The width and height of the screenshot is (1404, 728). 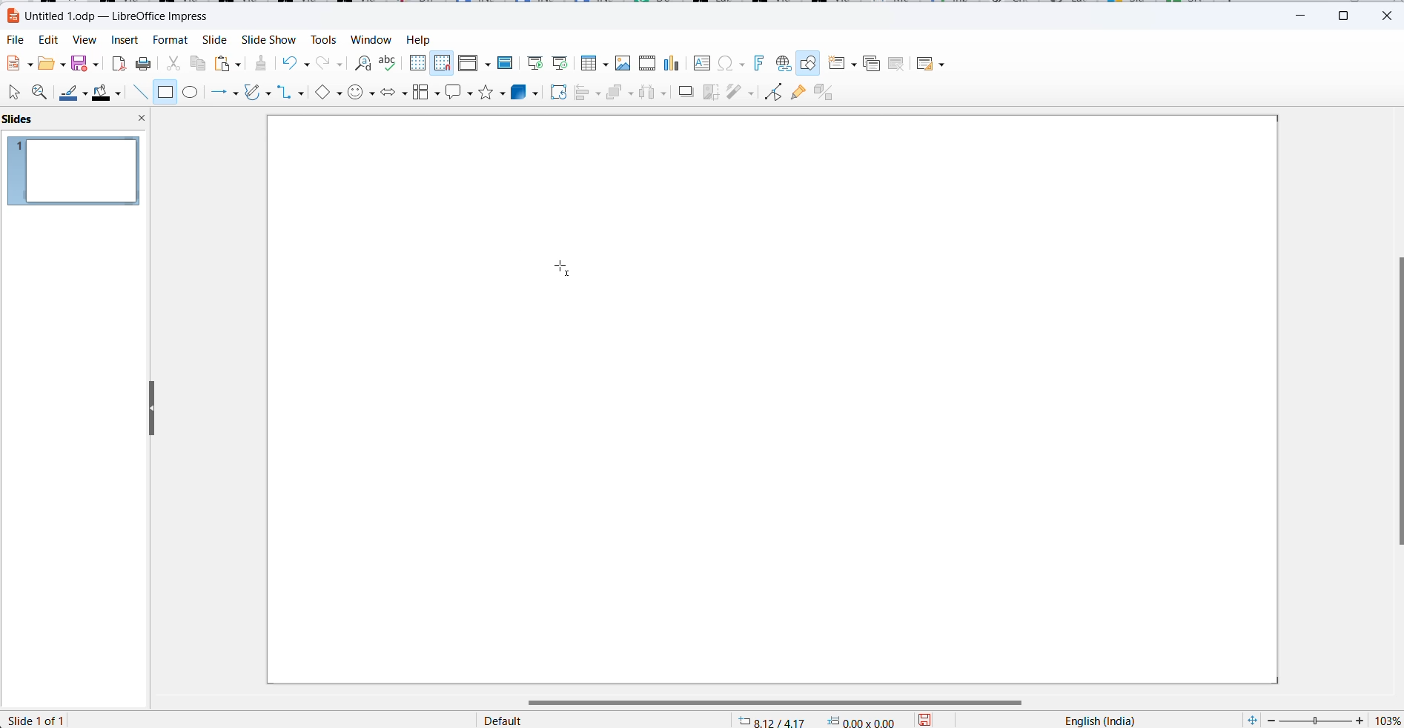 What do you see at coordinates (418, 39) in the screenshot?
I see `help` at bounding box center [418, 39].